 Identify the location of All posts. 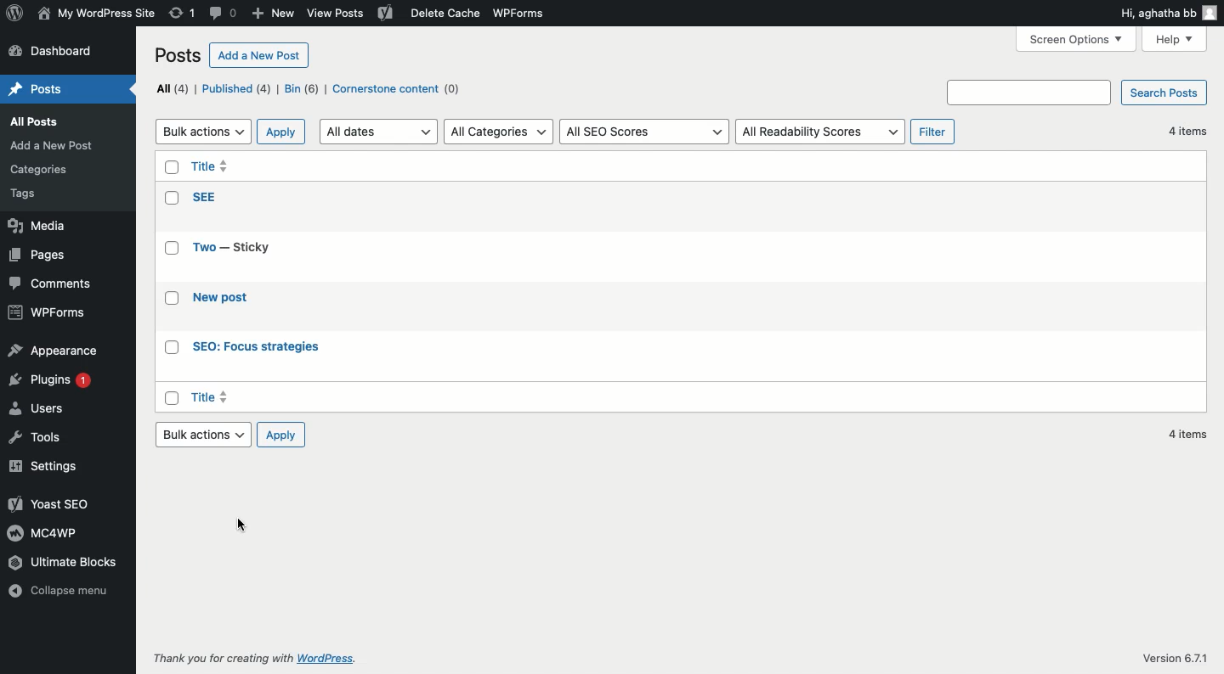
(48, 123).